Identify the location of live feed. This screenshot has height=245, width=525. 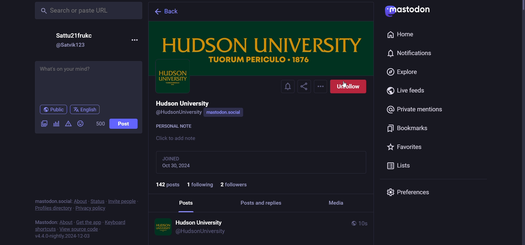
(406, 91).